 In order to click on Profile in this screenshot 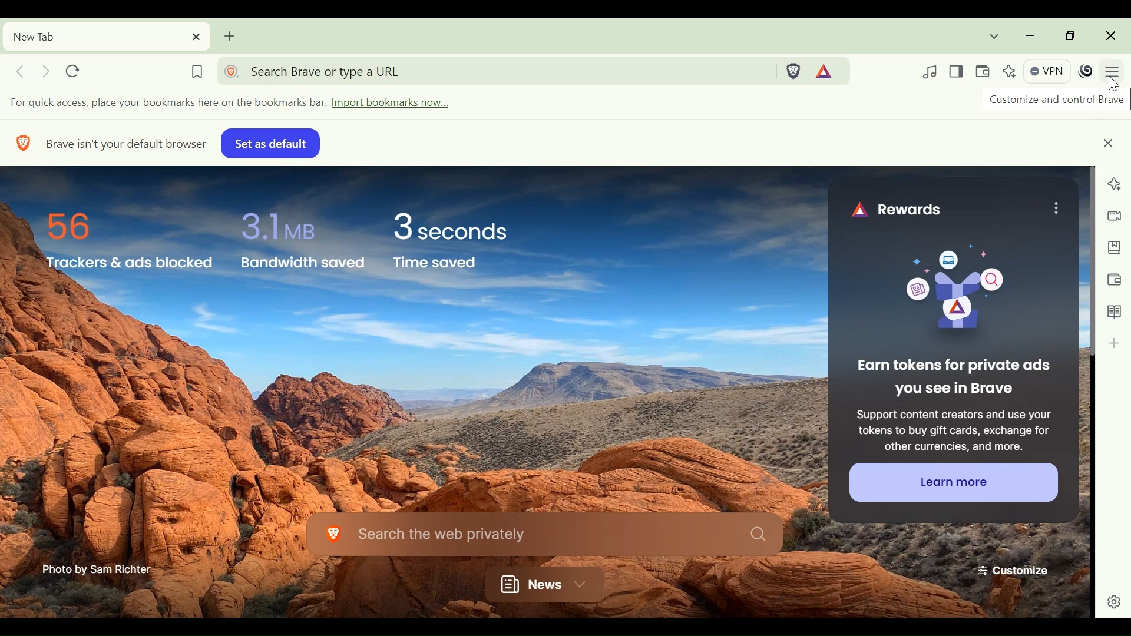, I will do `click(1086, 71)`.